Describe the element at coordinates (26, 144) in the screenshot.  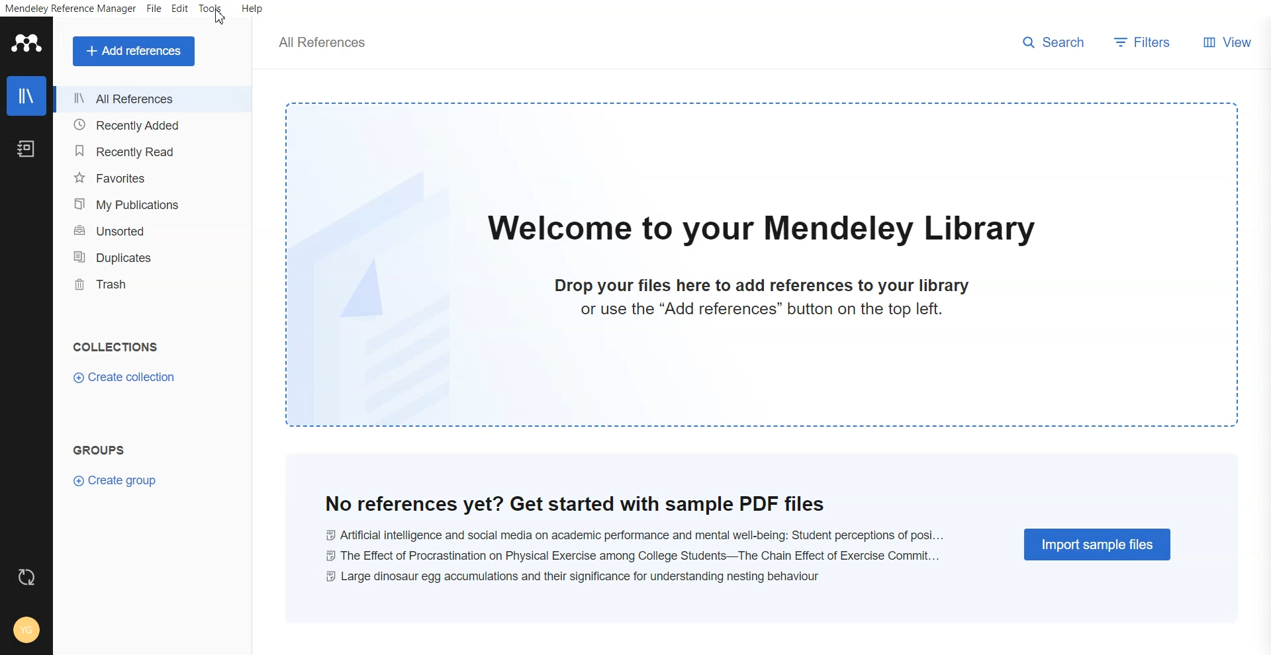
I see `Notebook icon` at that location.